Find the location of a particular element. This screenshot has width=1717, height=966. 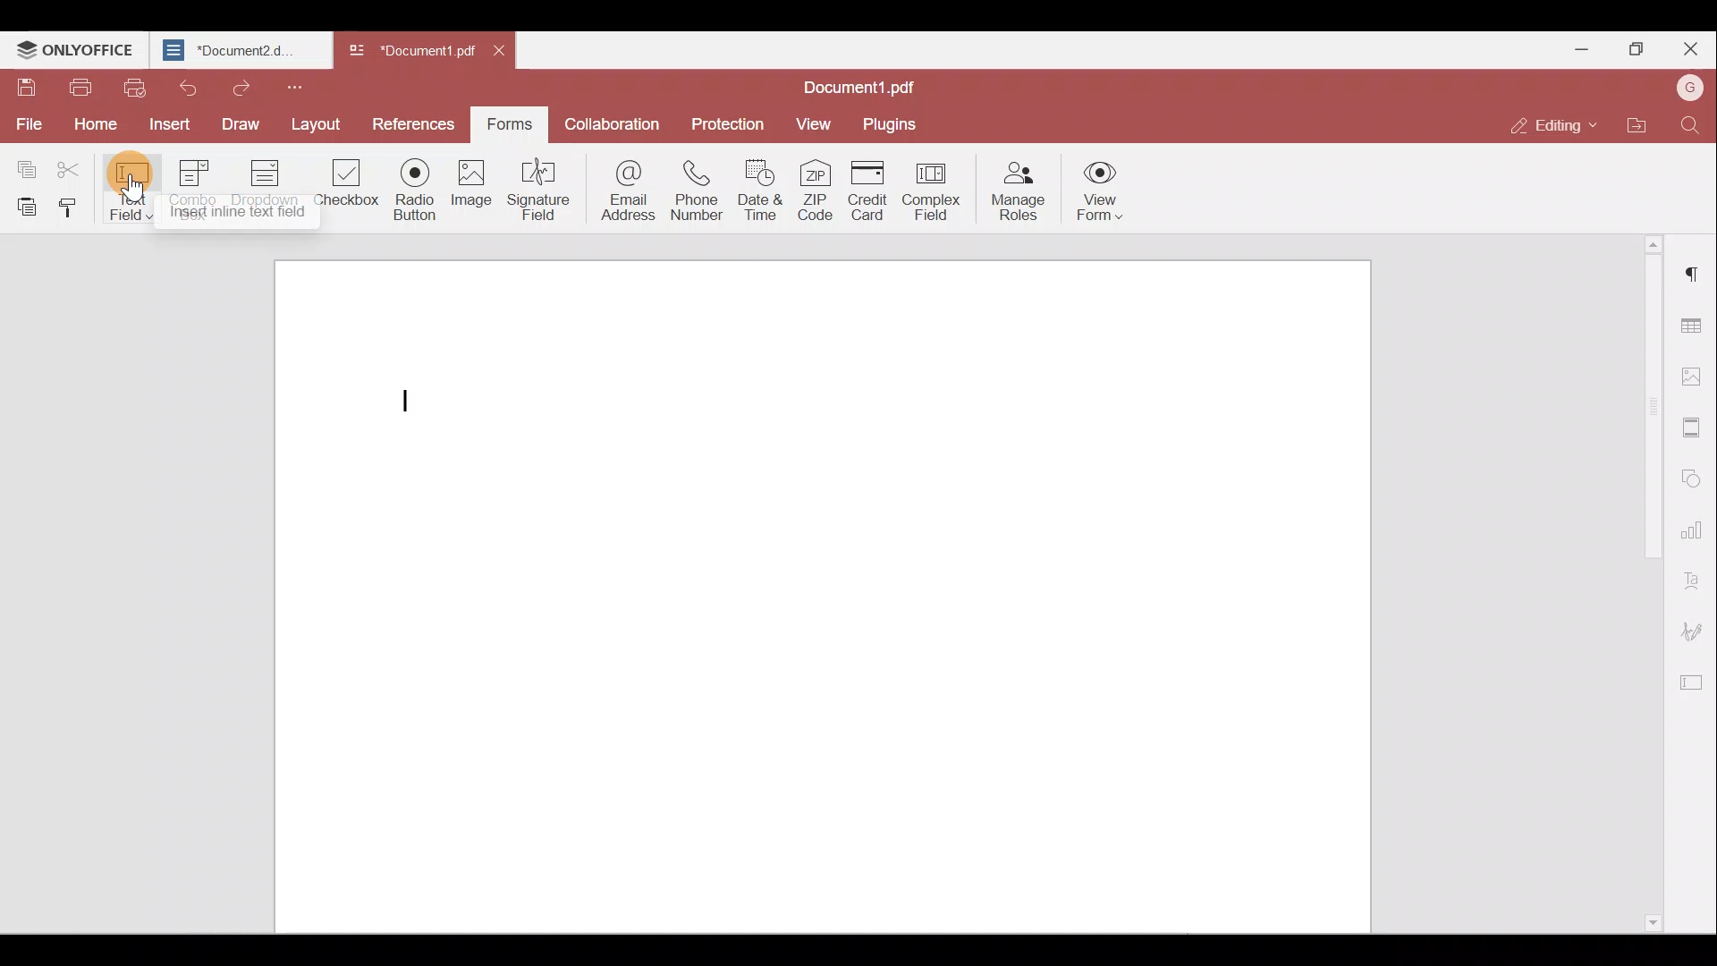

Signature field is located at coordinates (543, 191).